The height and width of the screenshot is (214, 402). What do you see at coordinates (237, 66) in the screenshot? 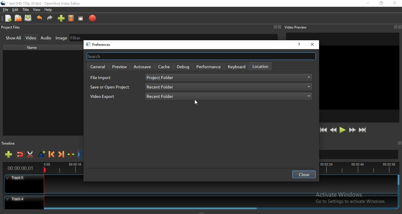
I see `keyboard` at bounding box center [237, 66].